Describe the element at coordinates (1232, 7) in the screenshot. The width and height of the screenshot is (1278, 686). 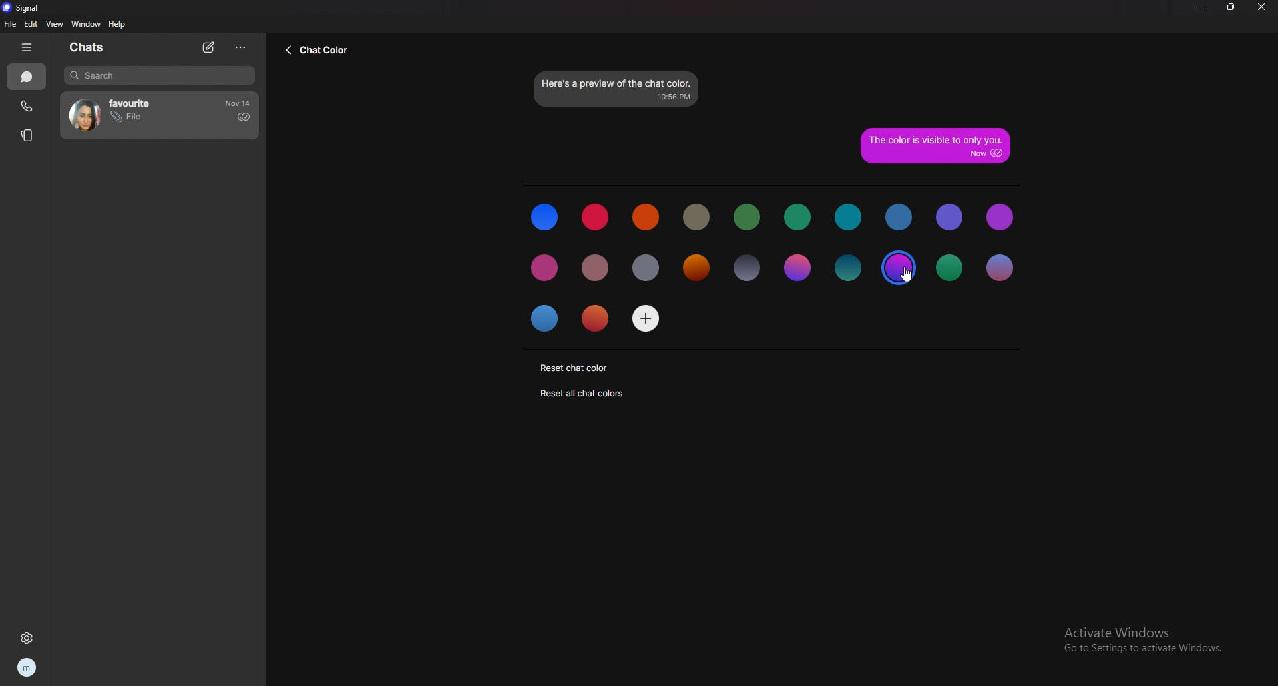
I see `resize` at that location.